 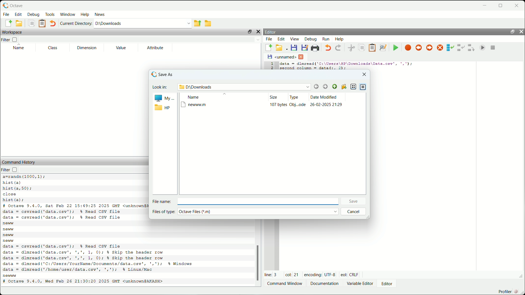 I want to click on enter file name, so click(x=258, y=201).